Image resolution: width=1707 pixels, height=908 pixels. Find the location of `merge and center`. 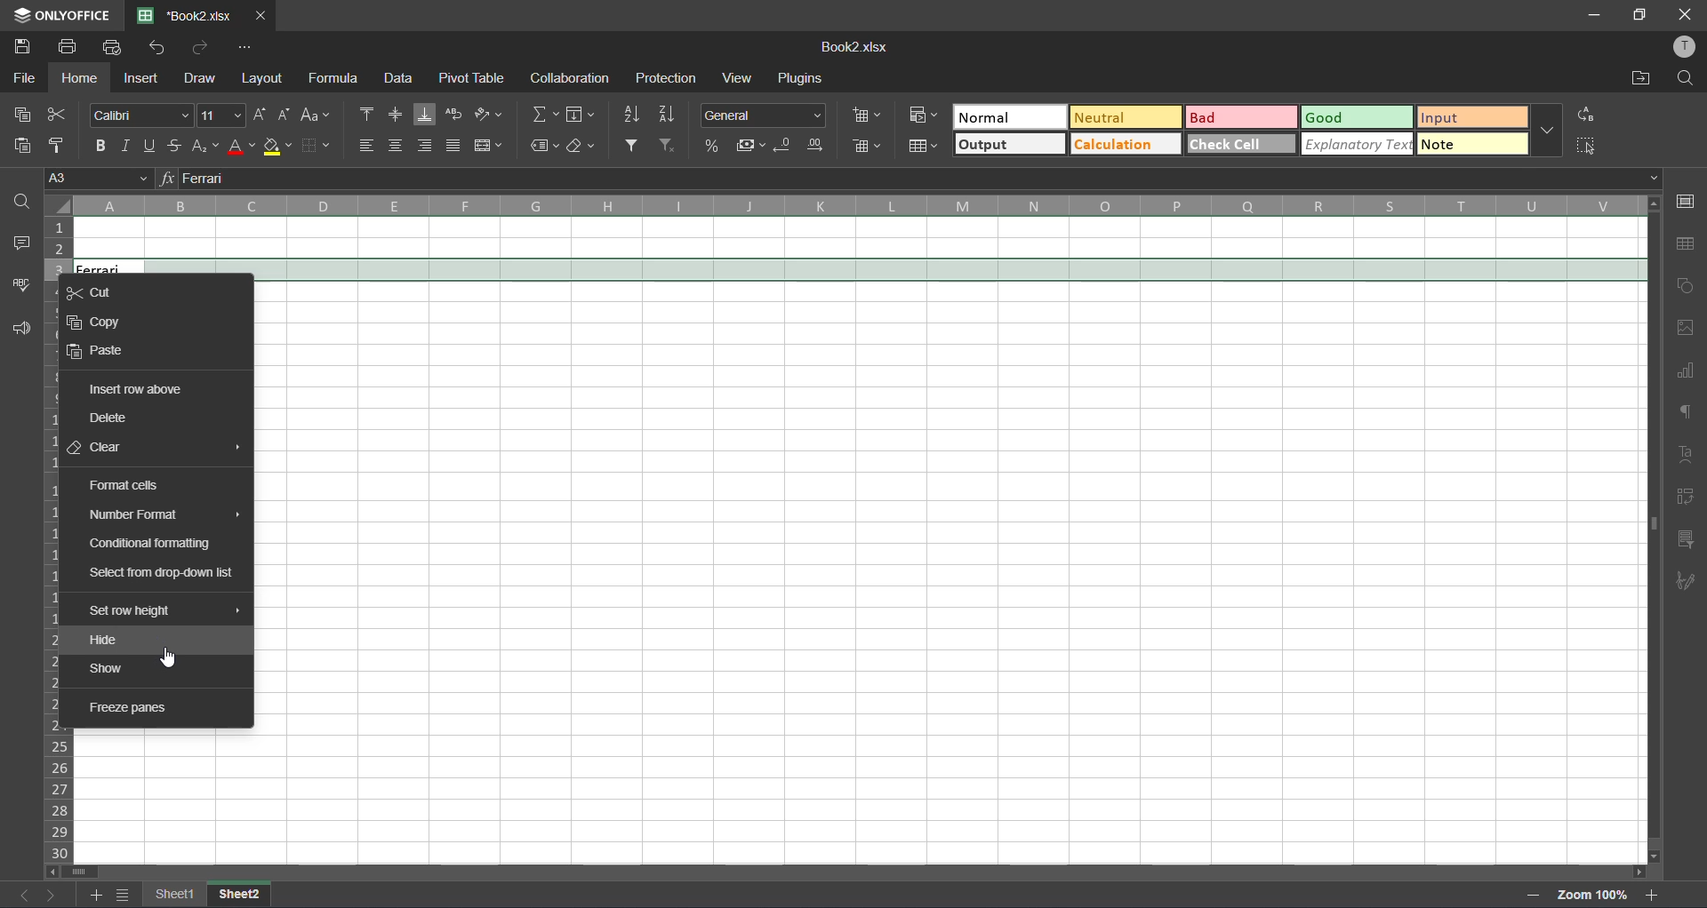

merge and center is located at coordinates (488, 146).